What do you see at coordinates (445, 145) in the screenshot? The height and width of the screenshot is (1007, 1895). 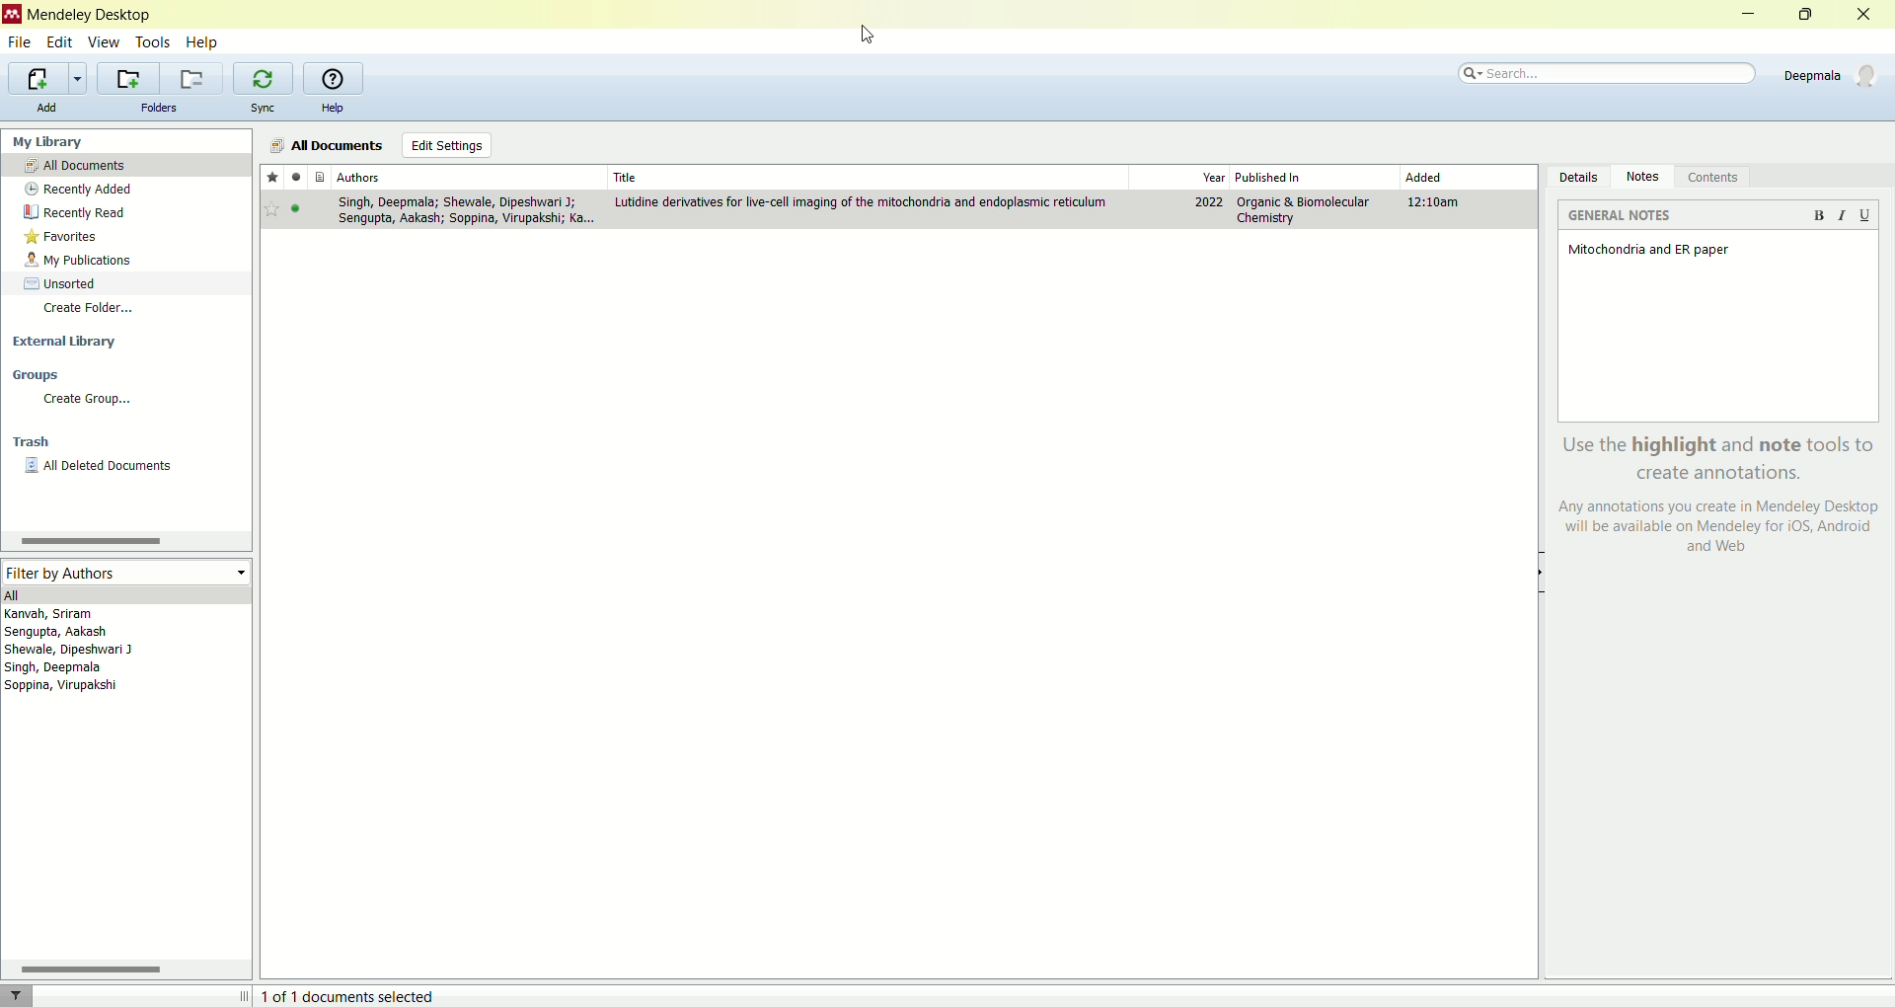 I see `edit settings` at bounding box center [445, 145].